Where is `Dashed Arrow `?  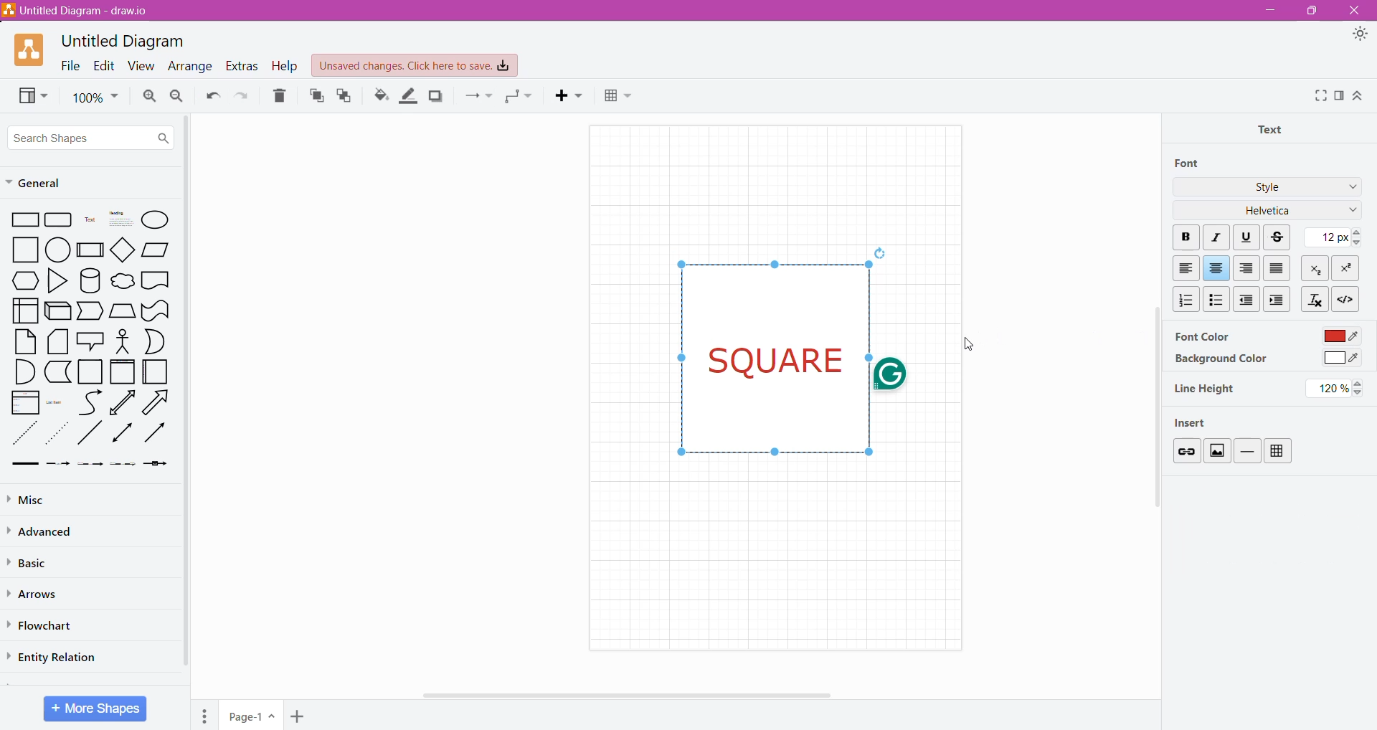
Dashed Arrow  is located at coordinates (57, 463).